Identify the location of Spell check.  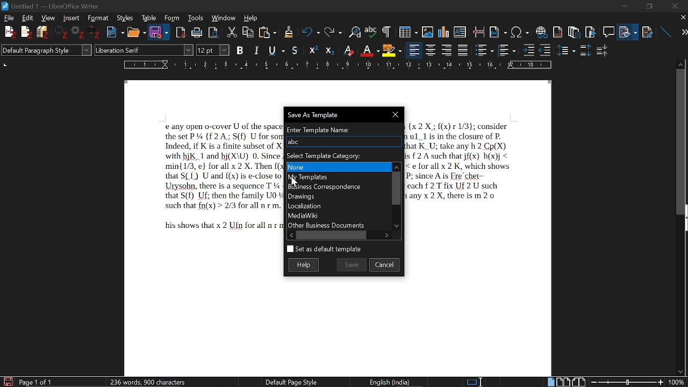
(371, 31).